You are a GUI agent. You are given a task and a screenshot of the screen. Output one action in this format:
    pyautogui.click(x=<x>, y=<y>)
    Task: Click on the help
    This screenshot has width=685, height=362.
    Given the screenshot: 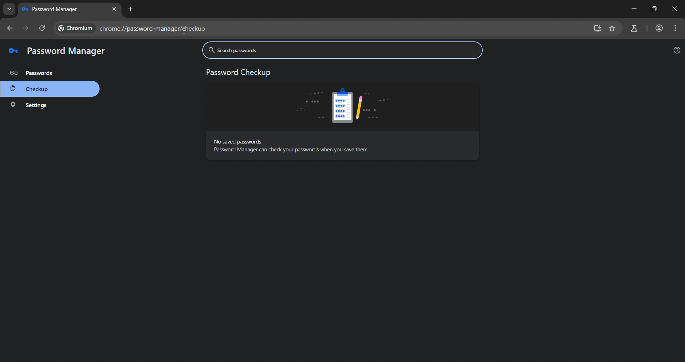 What is the action you would take?
    pyautogui.click(x=675, y=52)
    